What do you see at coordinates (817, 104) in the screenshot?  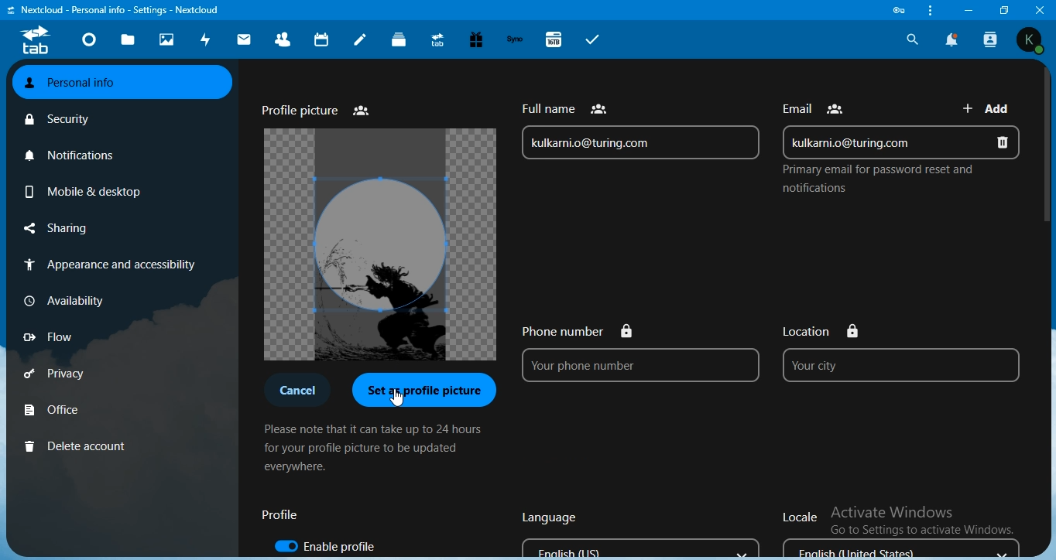 I see `text` at bounding box center [817, 104].